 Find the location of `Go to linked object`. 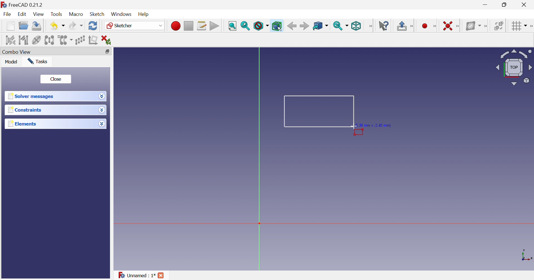

Go to linked object is located at coordinates (320, 26).